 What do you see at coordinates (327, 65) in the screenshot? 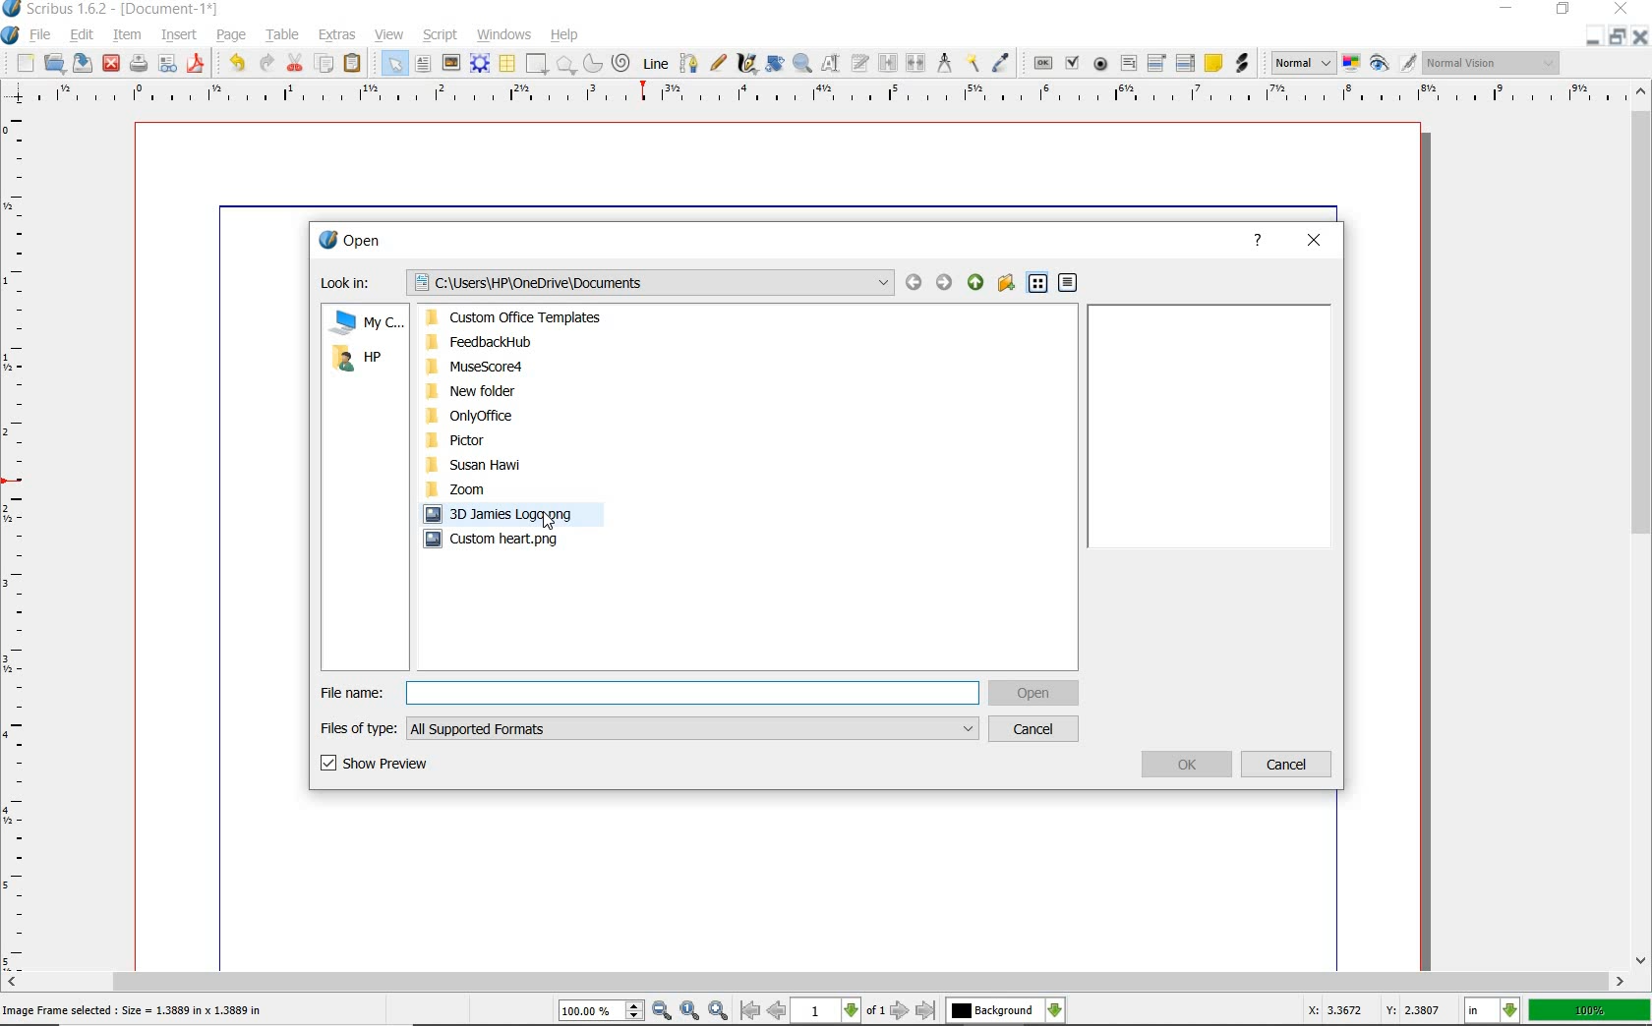
I see `copy` at bounding box center [327, 65].